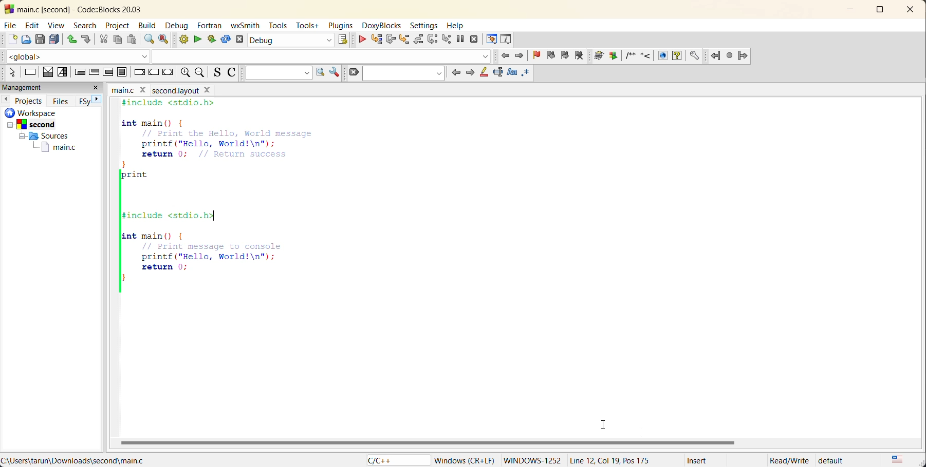 The image size is (926, 467). What do you see at coordinates (729, 53) in the screenshot?
I see `last jump` at bounding box center [729, 53].